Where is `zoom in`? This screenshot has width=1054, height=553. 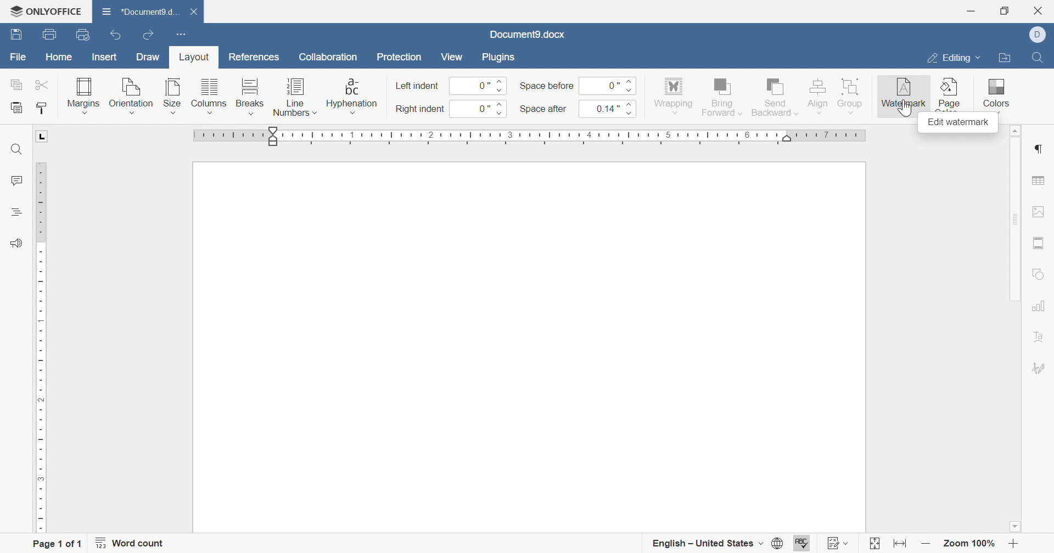 zoom in is located at coordinates (1013, 545).